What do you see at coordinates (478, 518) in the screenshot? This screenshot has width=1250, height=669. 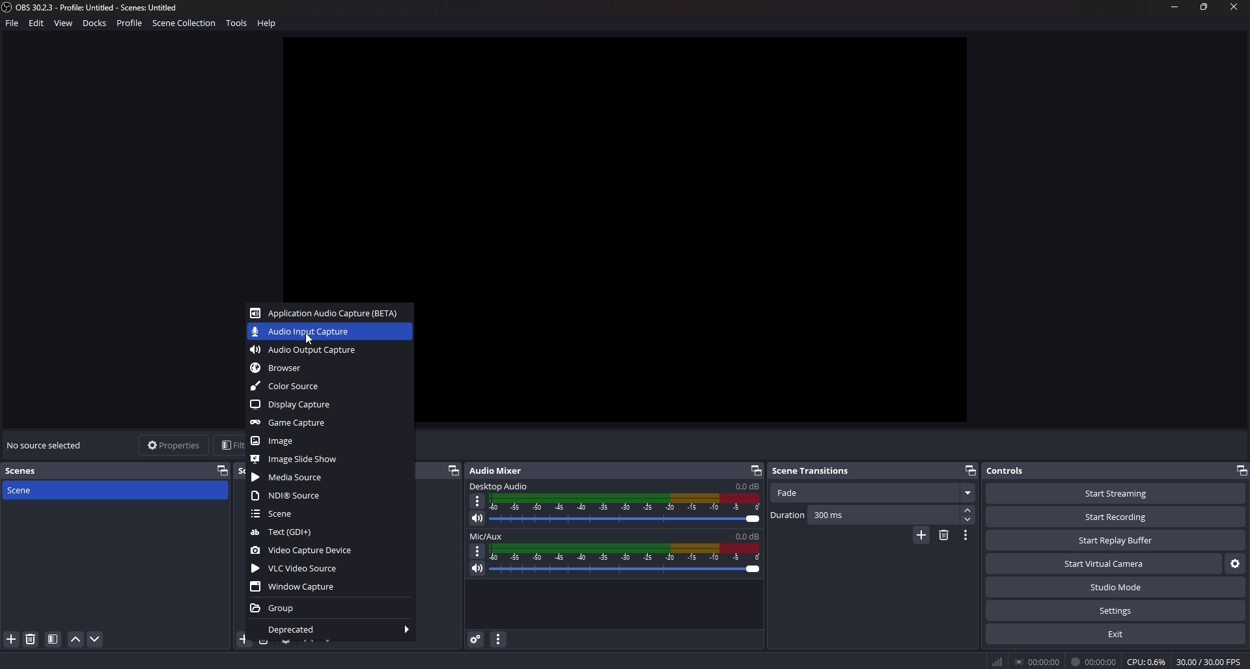 I see `mute` at bounding box center [478, 518].